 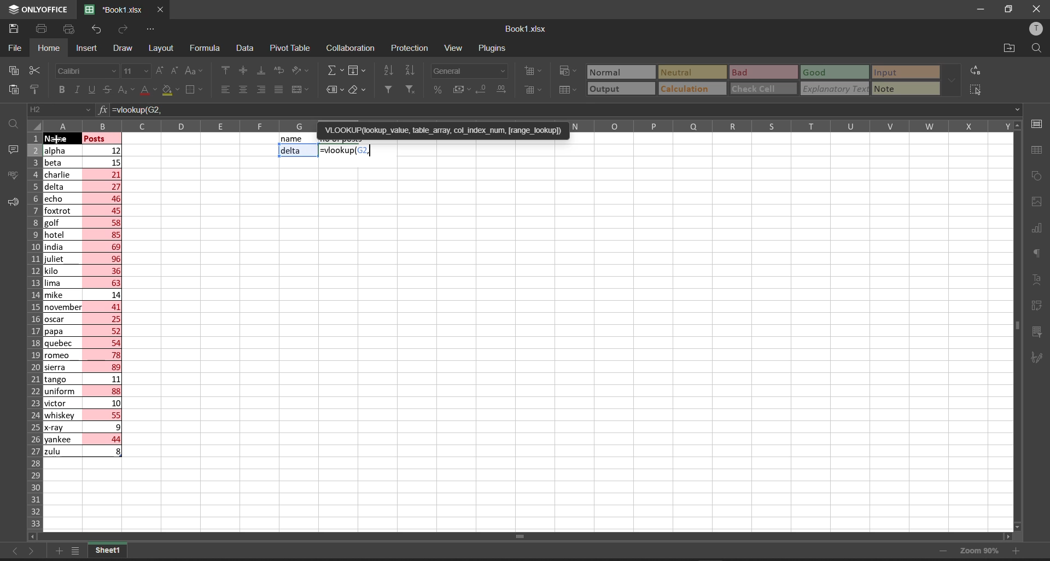 I want to click on delta, so click(x=292, y=151).